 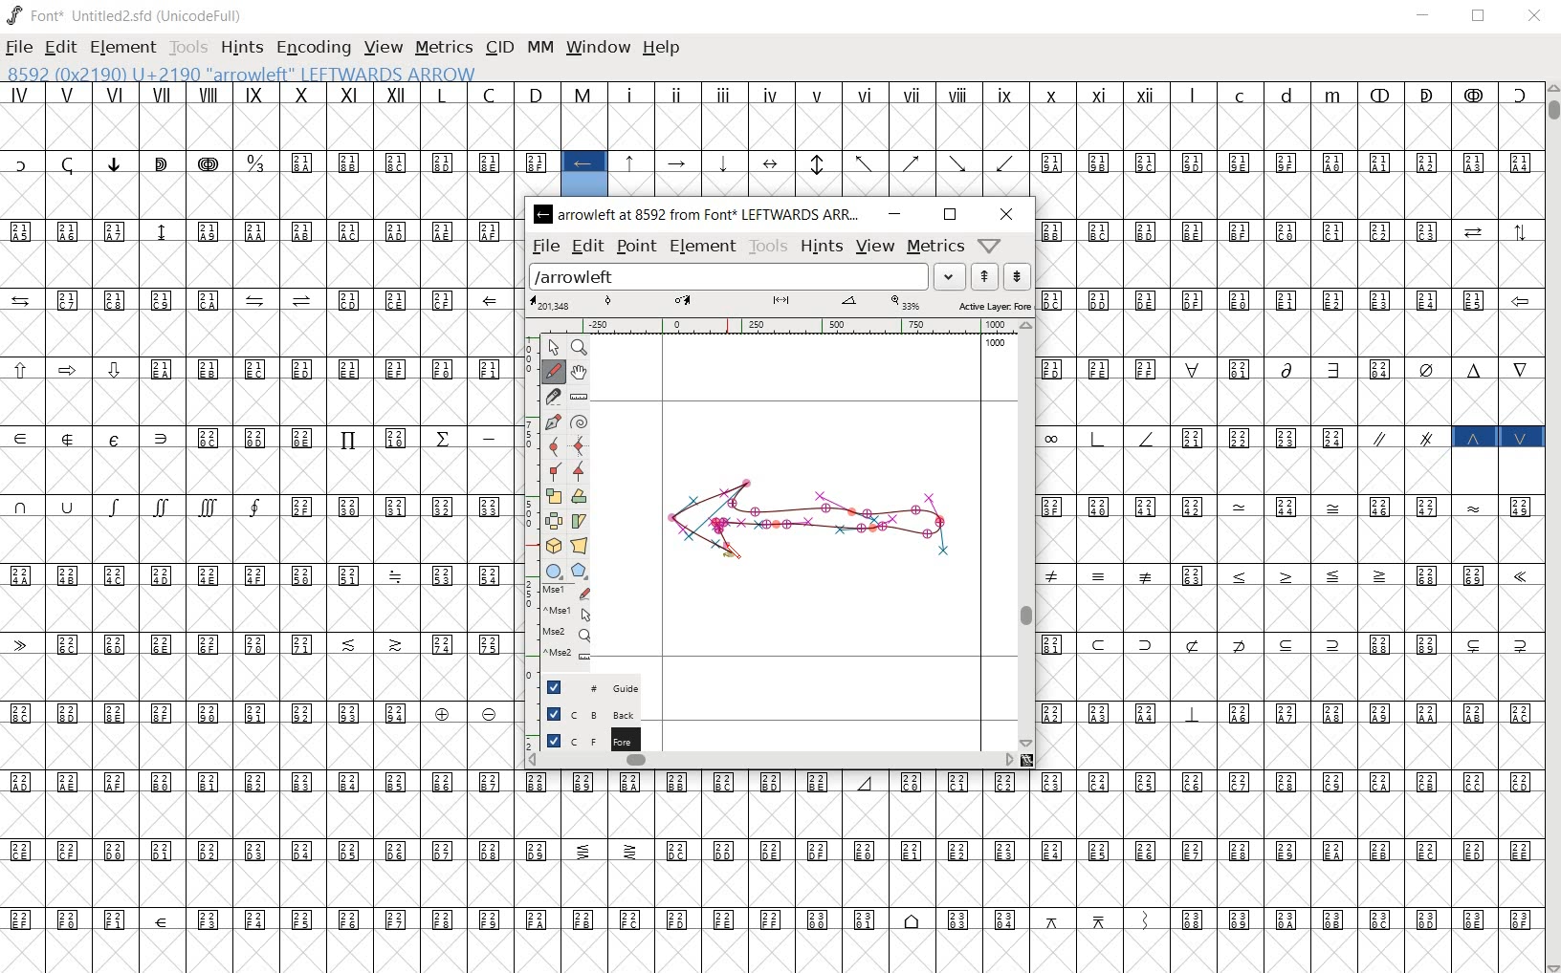 I want to click on scrollbar, so click(x=770, y=761).